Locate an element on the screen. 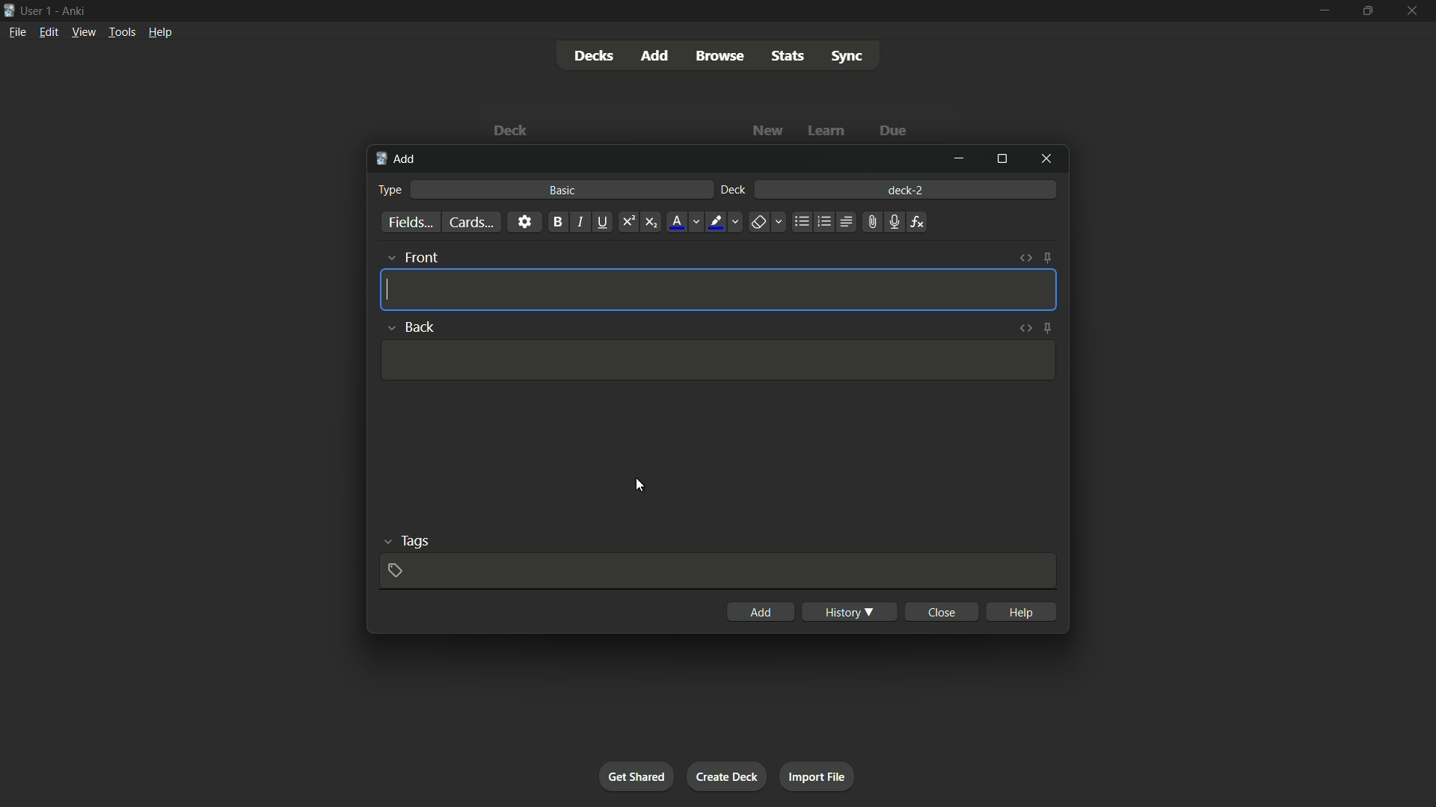 The width and height of the screenshot is (1436, 807). create  deck is located at coordinates (728, 776).